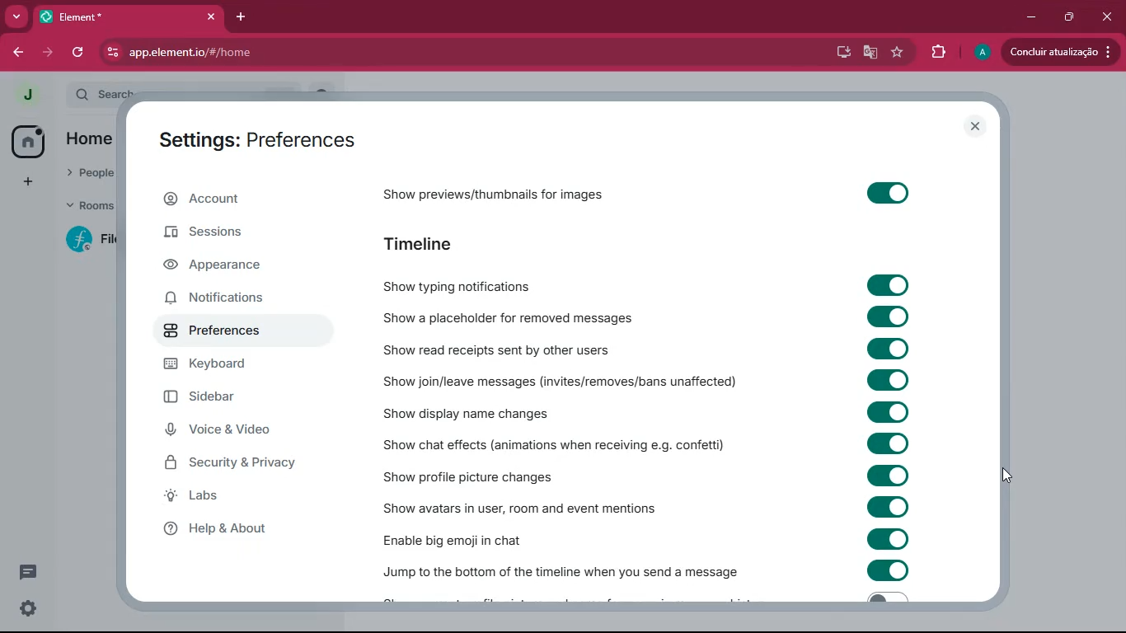 The height and width of the screenshot is (633, 1126). Describe the element at coordinates (240, 464) in the screenshot. I see `security & privacy` at that location.